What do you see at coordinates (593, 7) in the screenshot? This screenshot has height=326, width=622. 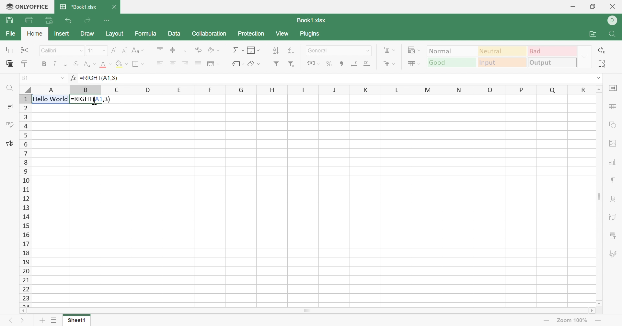 I see `Restore down` at bounding box center [593, 7].